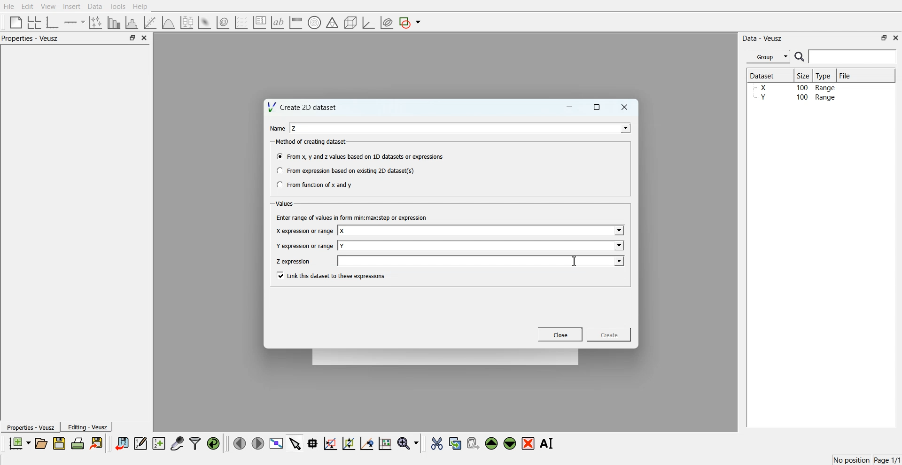  What do you see at coordinates (169, 23) in the screenshot?
I see `3D Function` at bounding box center [169, 23].